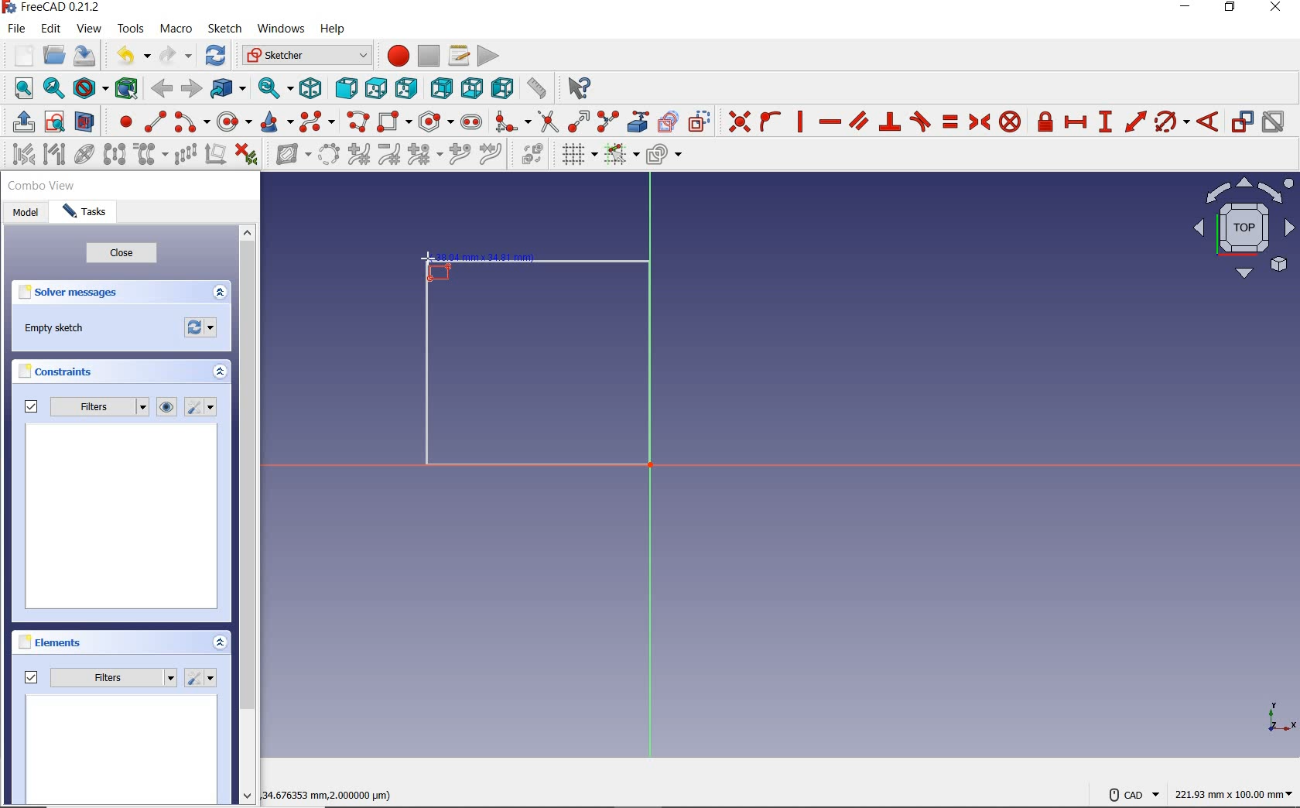 The height and width of the screenshot is (808, 1300). I want to click on constrain equal, so click(949, 122).